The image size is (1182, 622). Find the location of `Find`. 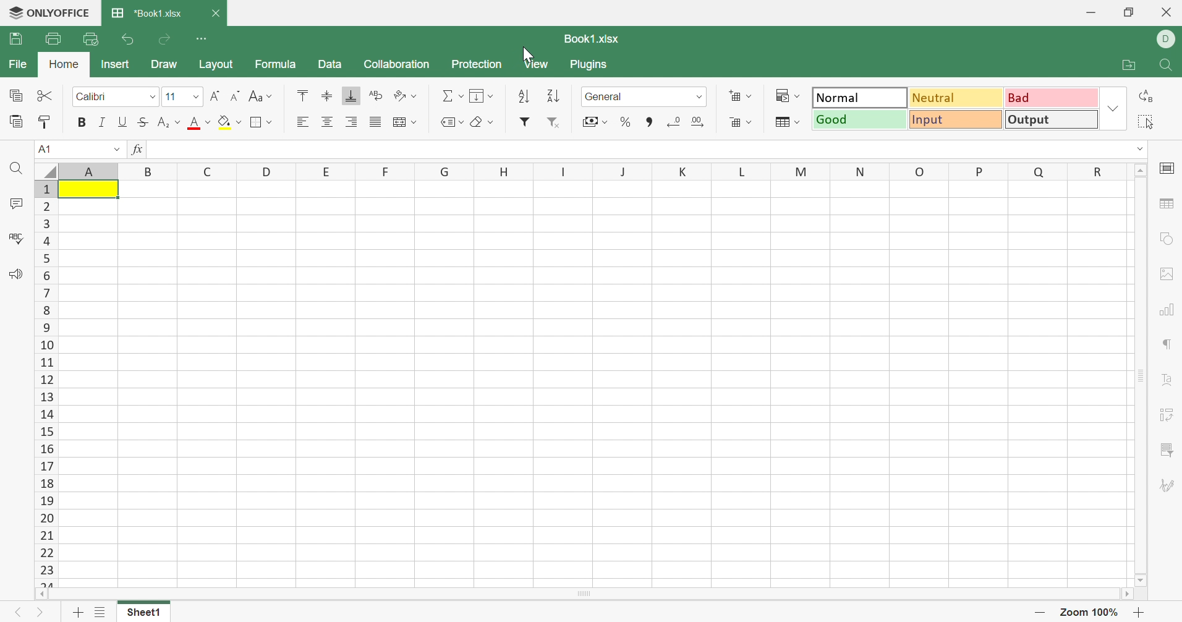

Find is located at coordinates (15, 167).